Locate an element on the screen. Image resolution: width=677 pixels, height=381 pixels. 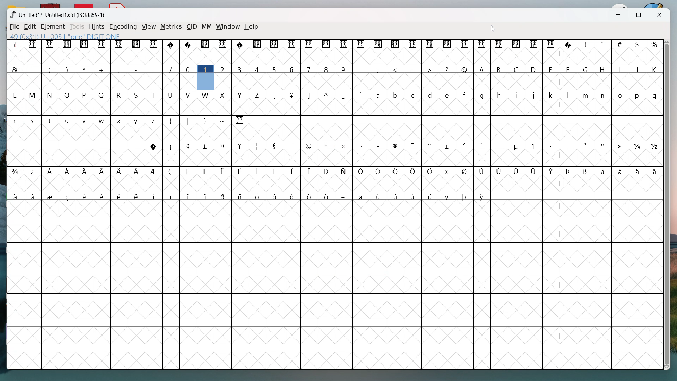
symbol is located at coordinates (171, 146).